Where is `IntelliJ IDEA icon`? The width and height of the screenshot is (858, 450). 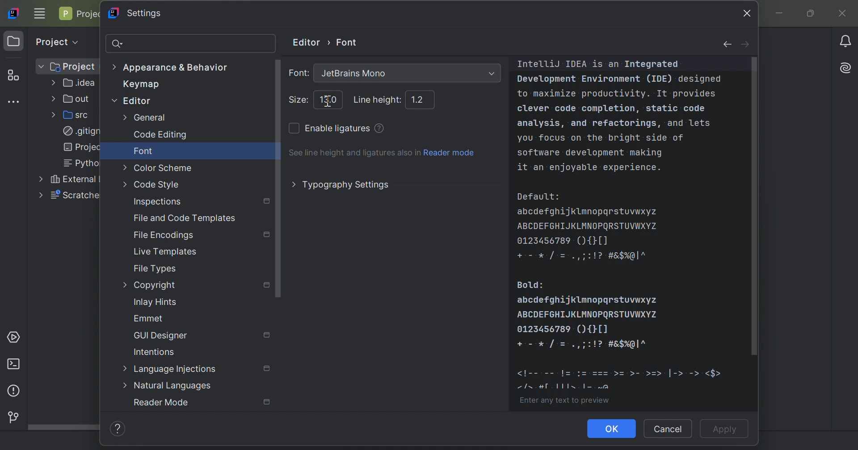
IntelliJ IDEA icon is located at coordinates (15, 12).